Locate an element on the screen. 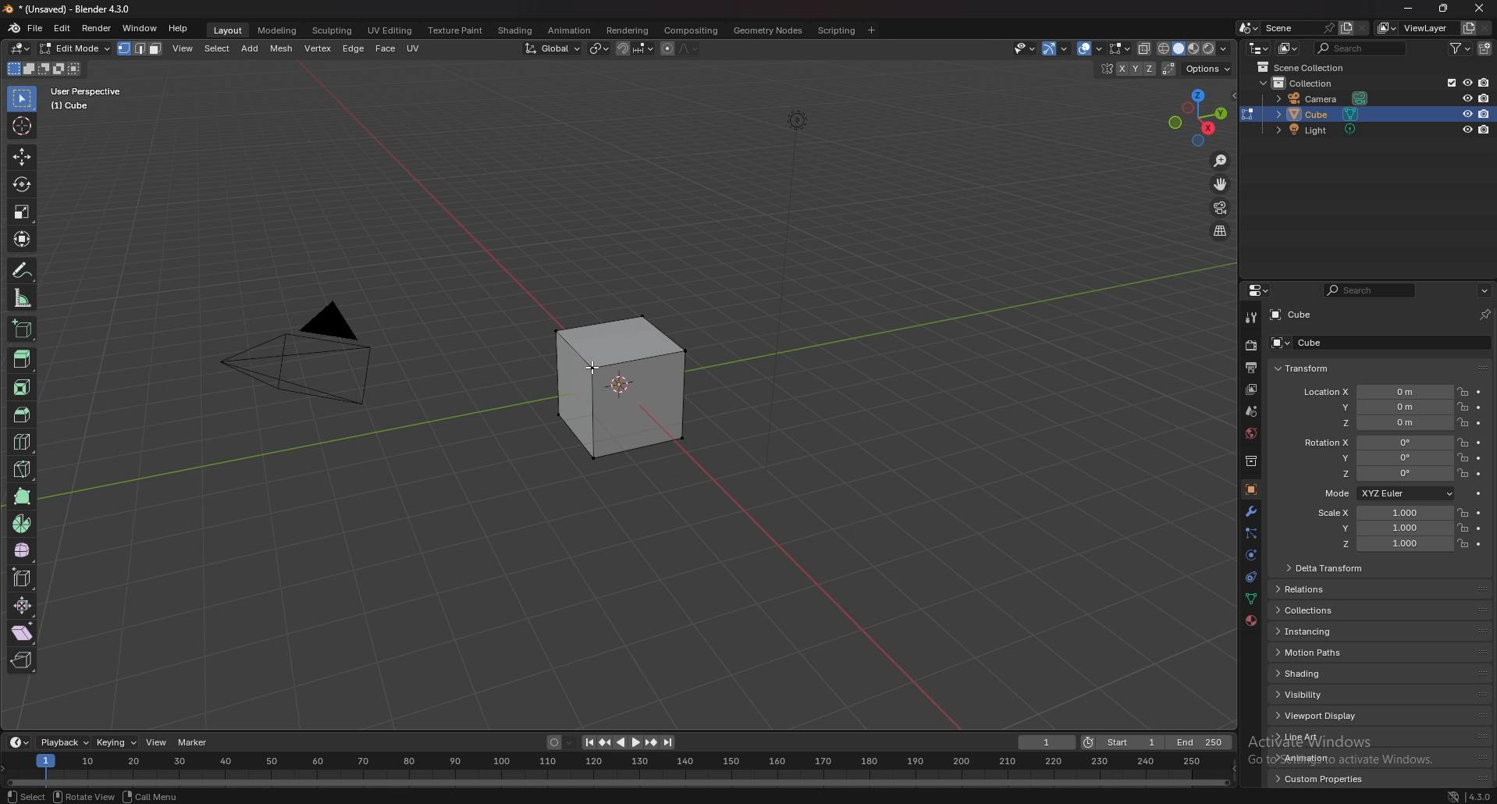 This screenshot has width=1497, height=804. hide in viewport is located at coordinates (1467, 98).